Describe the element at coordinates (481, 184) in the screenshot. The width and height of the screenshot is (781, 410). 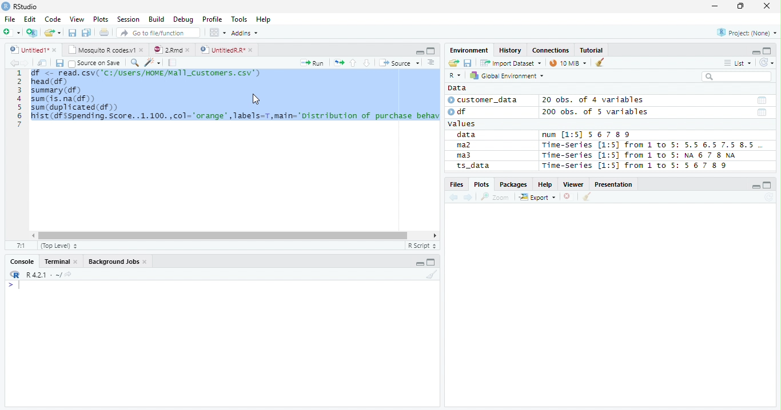
I see `Plots` at that location.